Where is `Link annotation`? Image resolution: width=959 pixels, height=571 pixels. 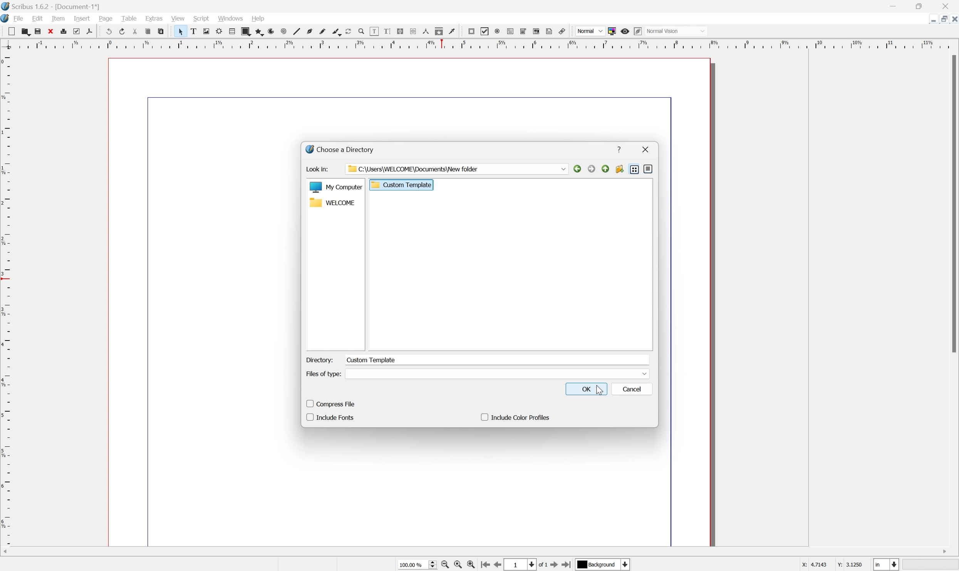
Link annotation is located at coordinates (563, 31).